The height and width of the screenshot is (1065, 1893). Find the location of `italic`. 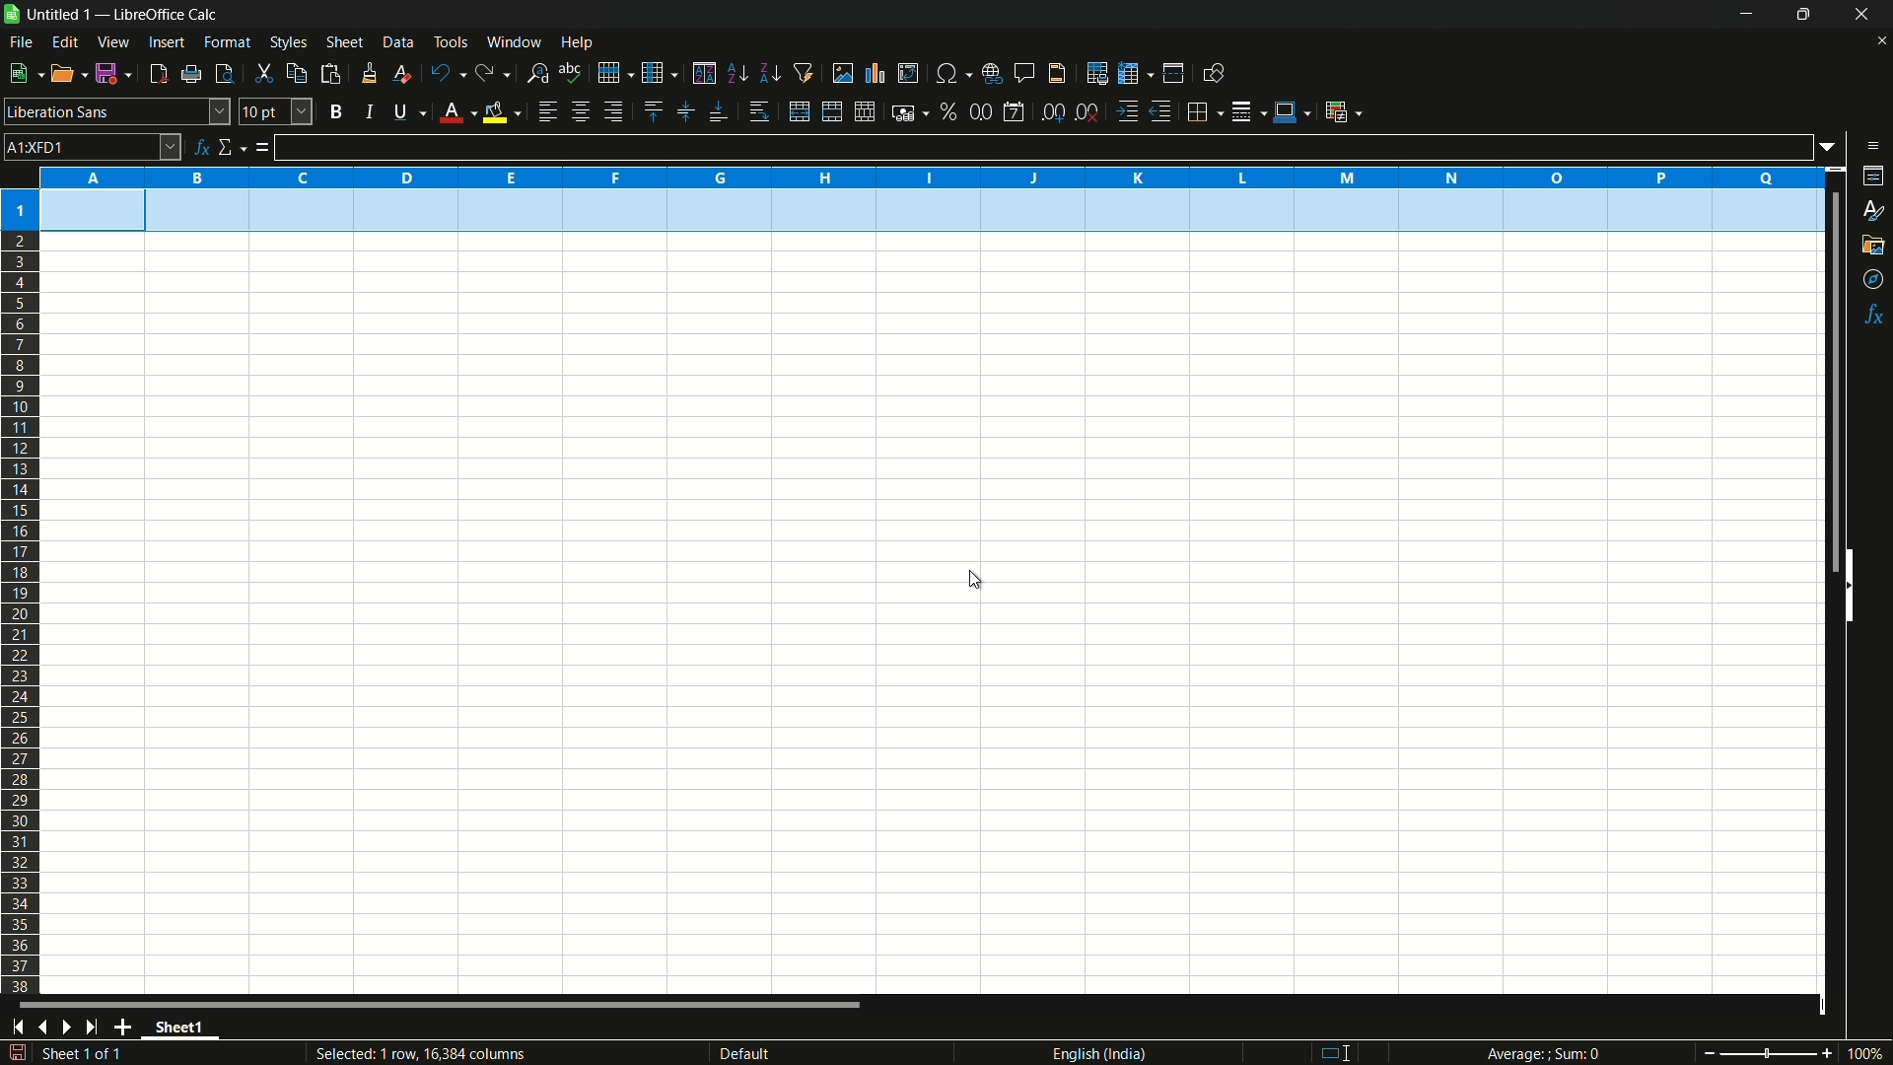

italic is located at coordinates (368, 111).